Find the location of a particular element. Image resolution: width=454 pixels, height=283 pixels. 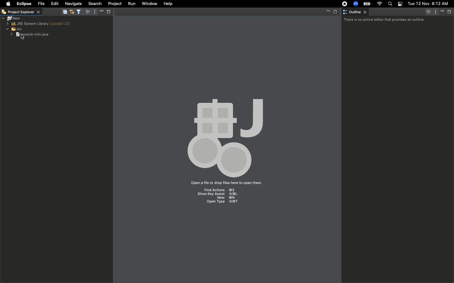

Options is located at coordinates (93, 12).